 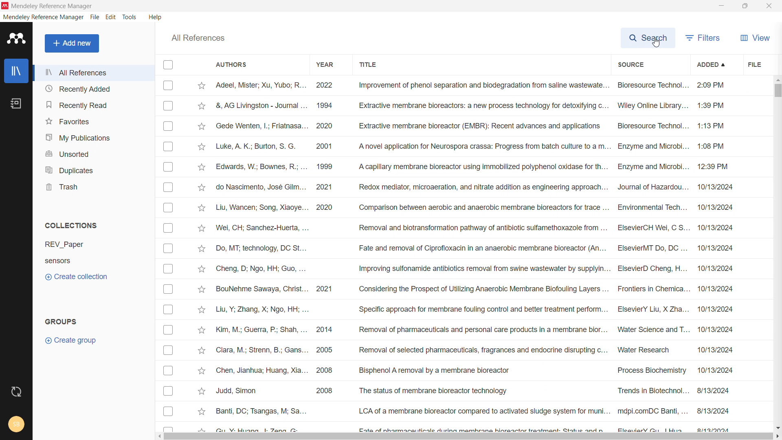 I want to click on view, so click(x=756, y=37).